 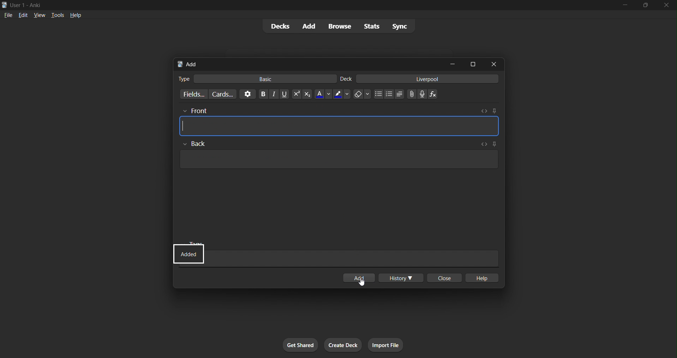 I want to click on card back input field, so click(x=339, y=155).